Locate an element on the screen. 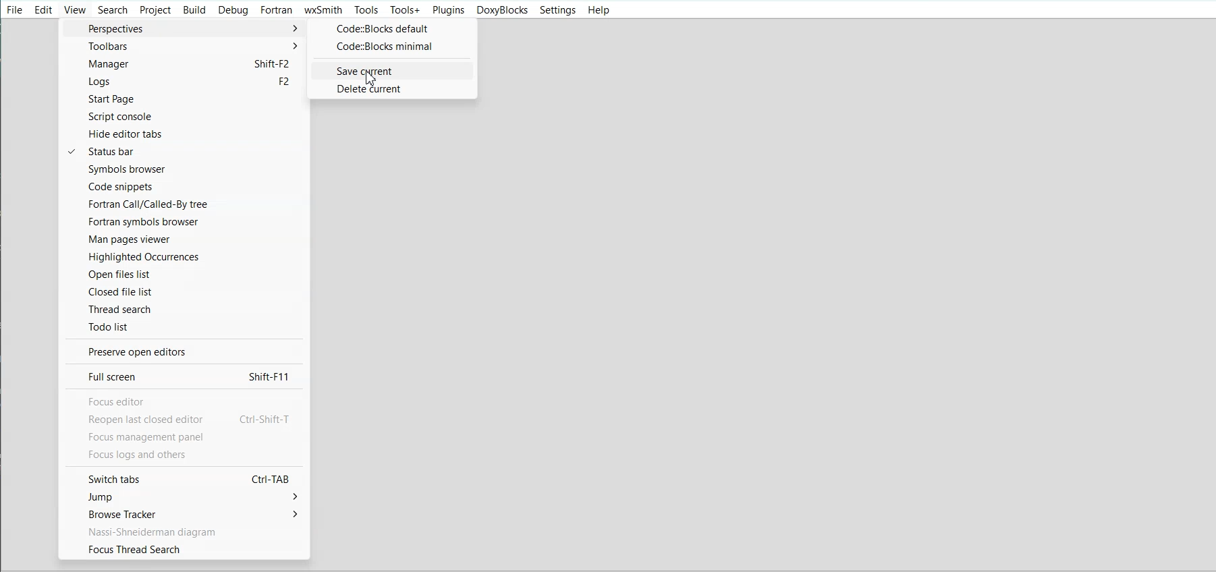 The height and width of the screenshot is (572, 1216). Browse tracker is located at coordinates (190, 513).